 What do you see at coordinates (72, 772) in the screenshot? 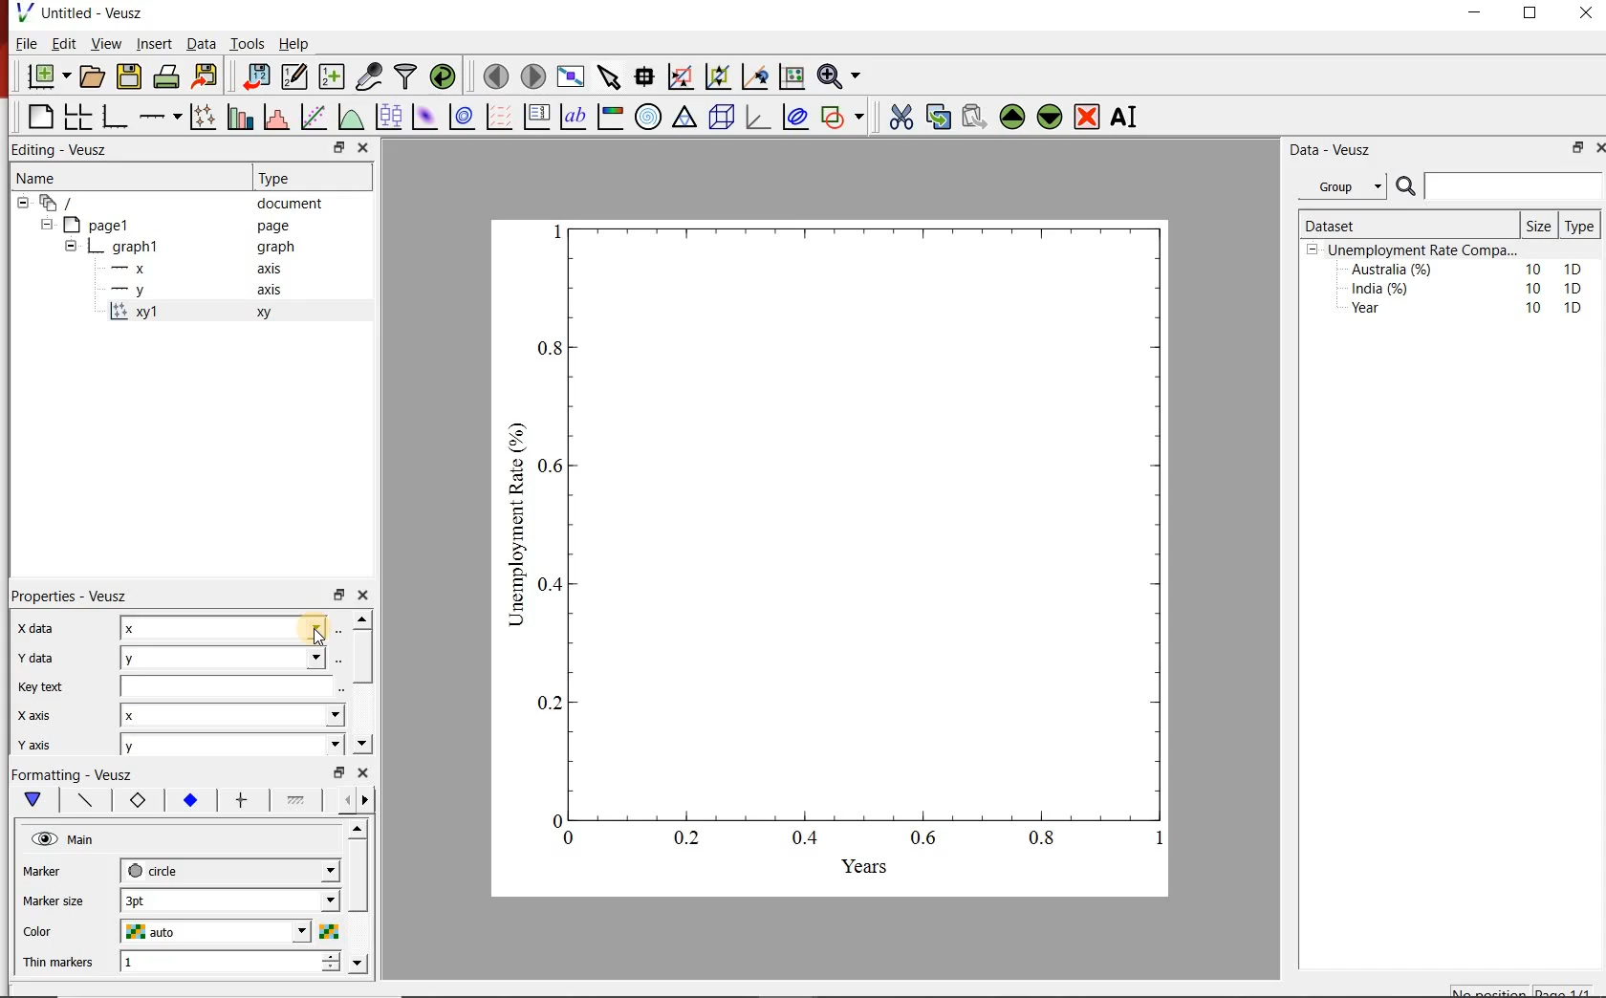
I see `Formatting - Veusz` at bounding box center [72, 772].